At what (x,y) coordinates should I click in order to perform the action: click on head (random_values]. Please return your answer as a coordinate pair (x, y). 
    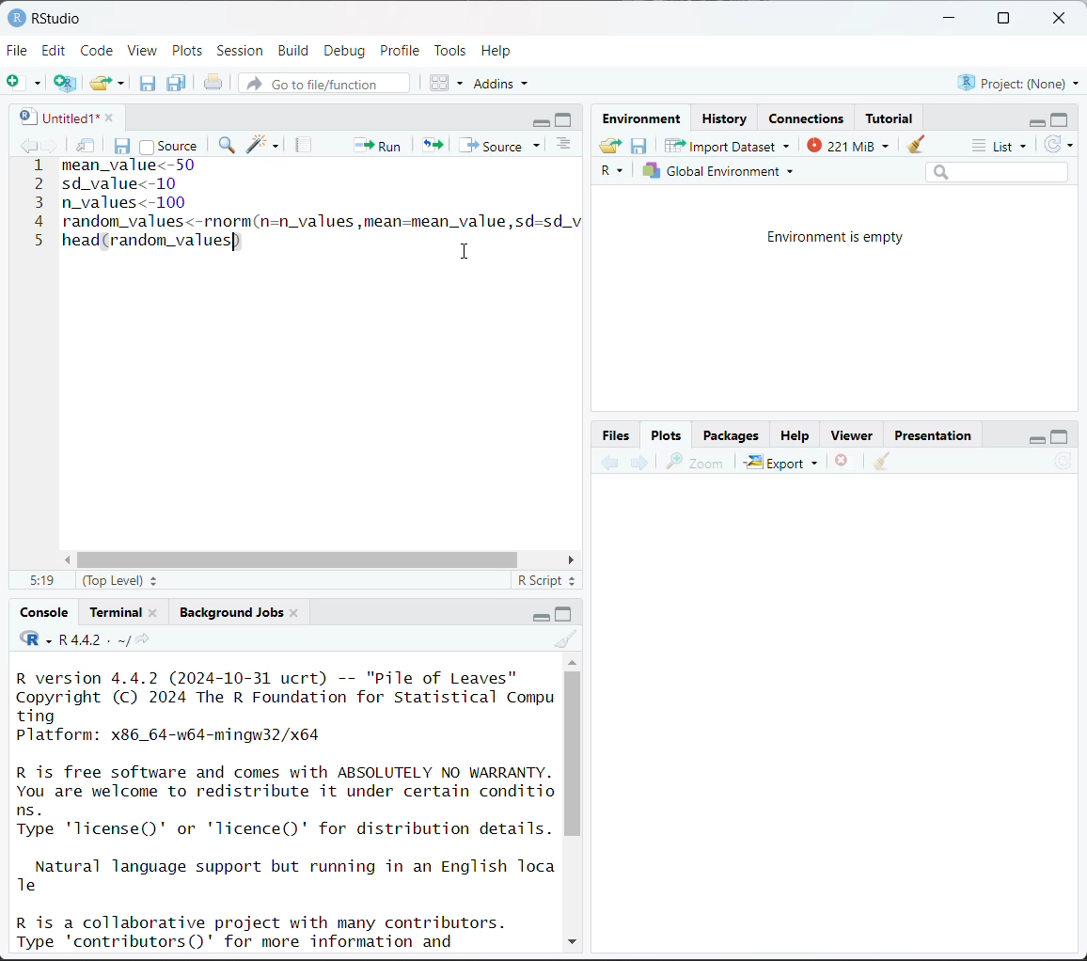
    Looking at the image, I should click on (151, 246).